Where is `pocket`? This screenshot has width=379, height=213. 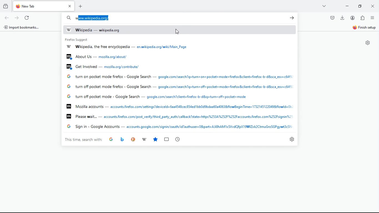
pocket is located at coordinates (332, 18).